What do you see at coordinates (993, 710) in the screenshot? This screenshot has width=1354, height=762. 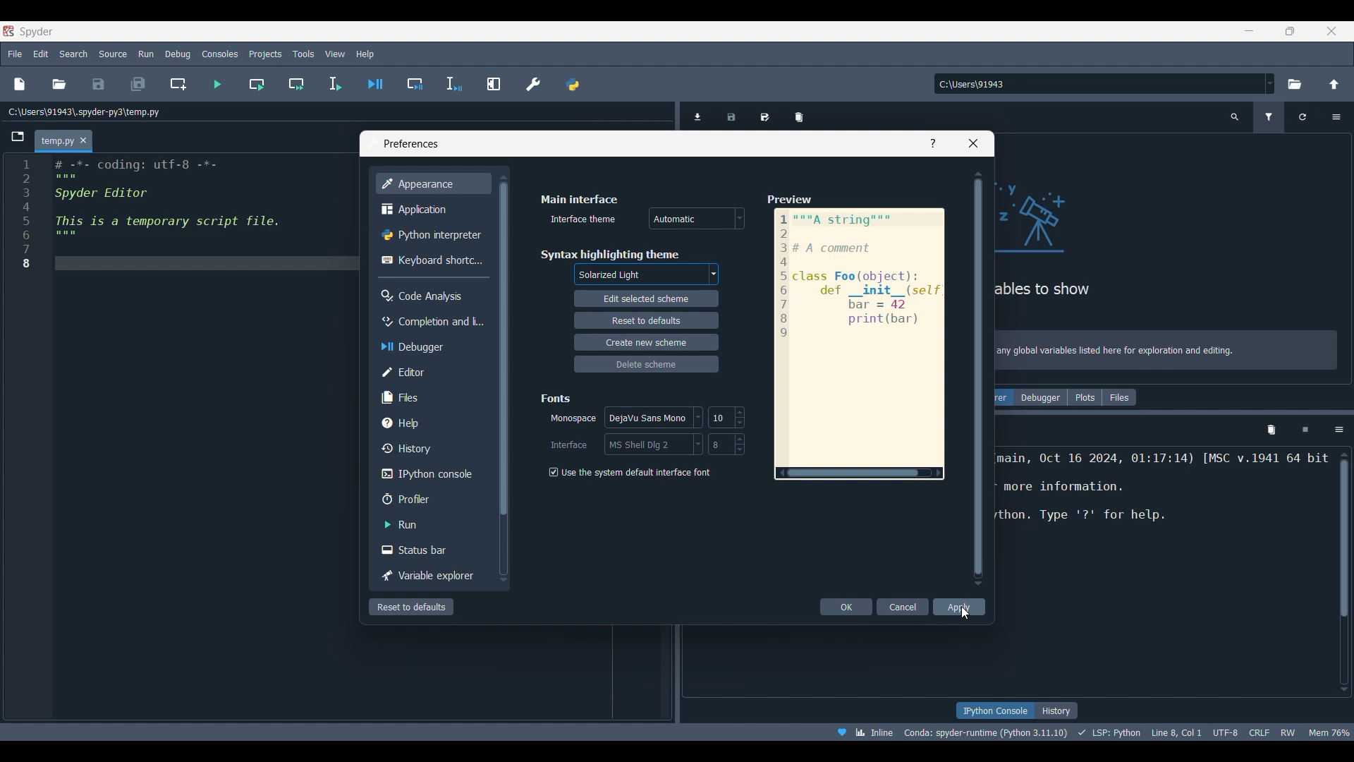 I see `IPython console` at bounding box center [993, 710].